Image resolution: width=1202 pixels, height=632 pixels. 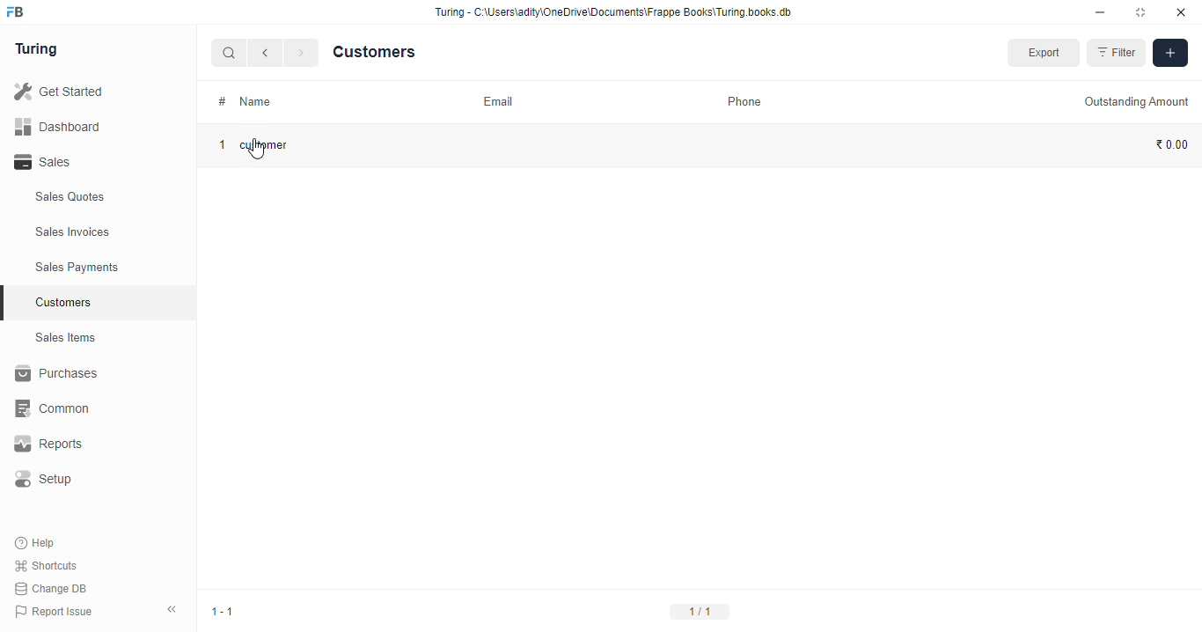 I want to click on Report Issue, so click(x=57, y=610).